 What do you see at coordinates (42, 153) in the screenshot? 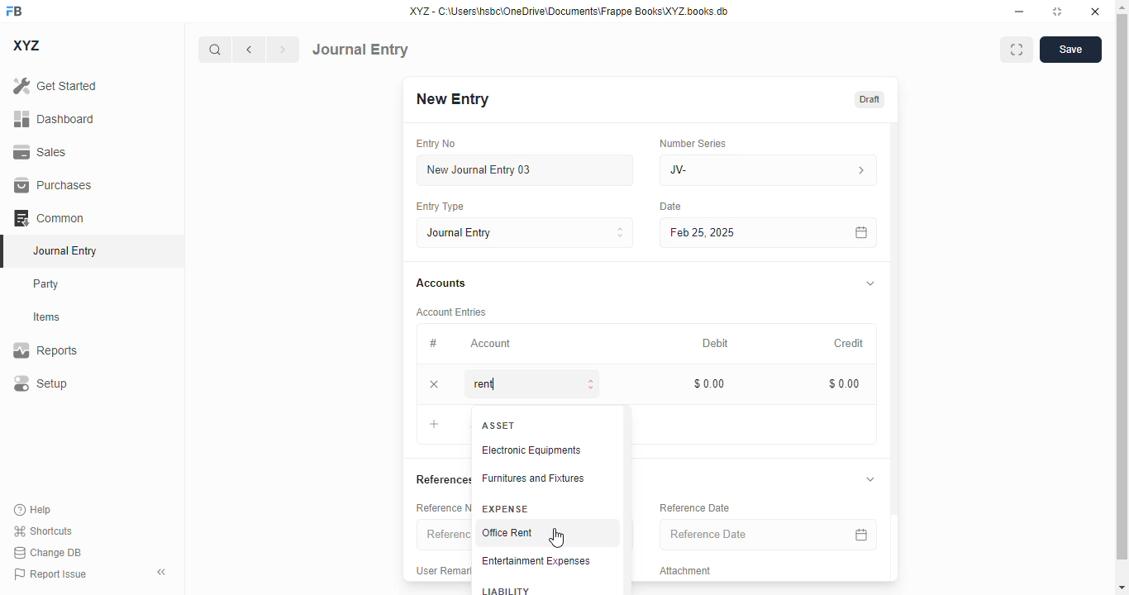
I see `sales` at bounding box center [42, 153].